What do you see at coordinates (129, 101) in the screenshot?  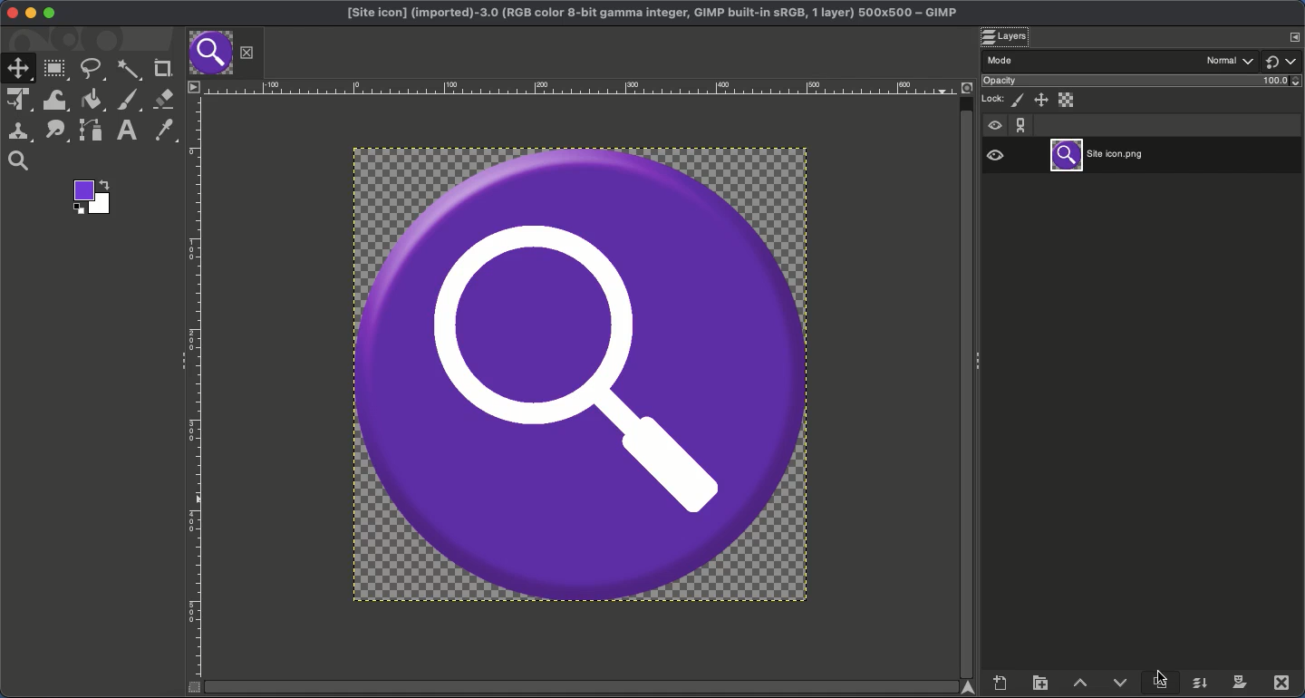 I see `Paint` at bounding box center [129, 101].